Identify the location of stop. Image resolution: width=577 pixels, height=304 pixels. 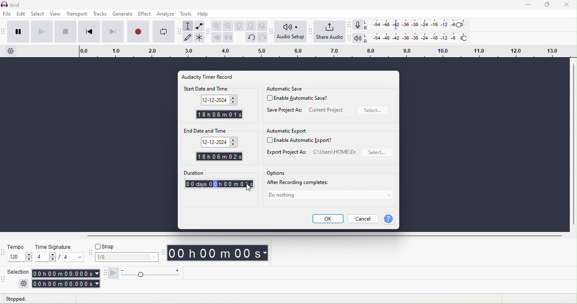
(65, 32).